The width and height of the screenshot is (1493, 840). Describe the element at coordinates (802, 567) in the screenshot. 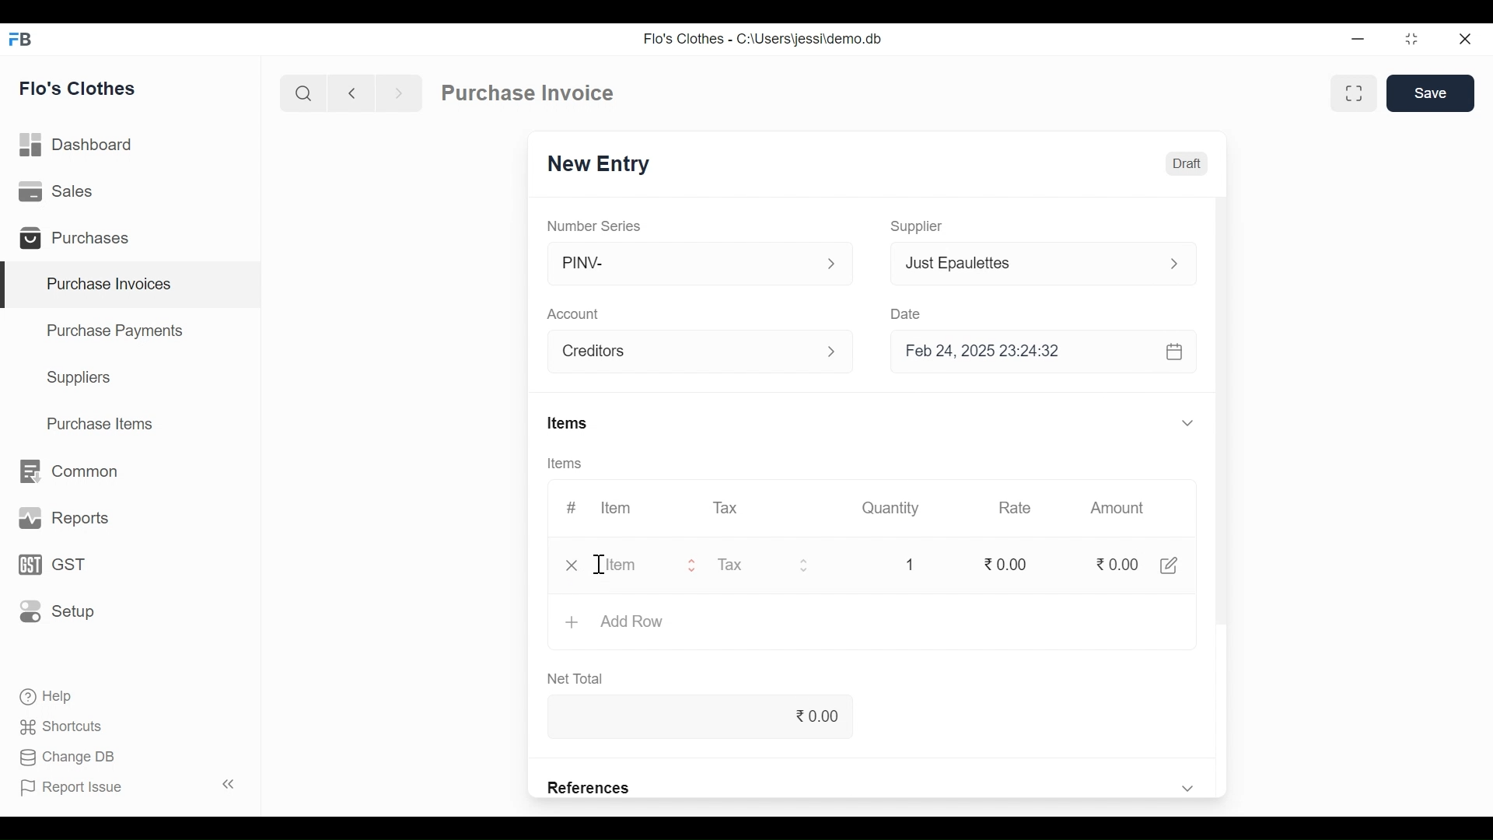

I see `Expand` at that location.